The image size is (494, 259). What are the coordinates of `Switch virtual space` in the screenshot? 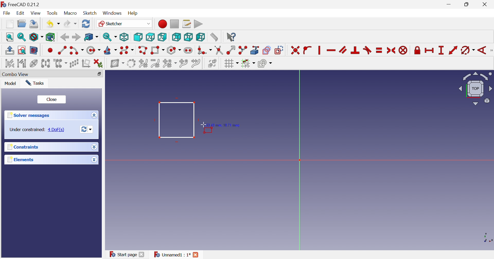 It's located at (212, 63).